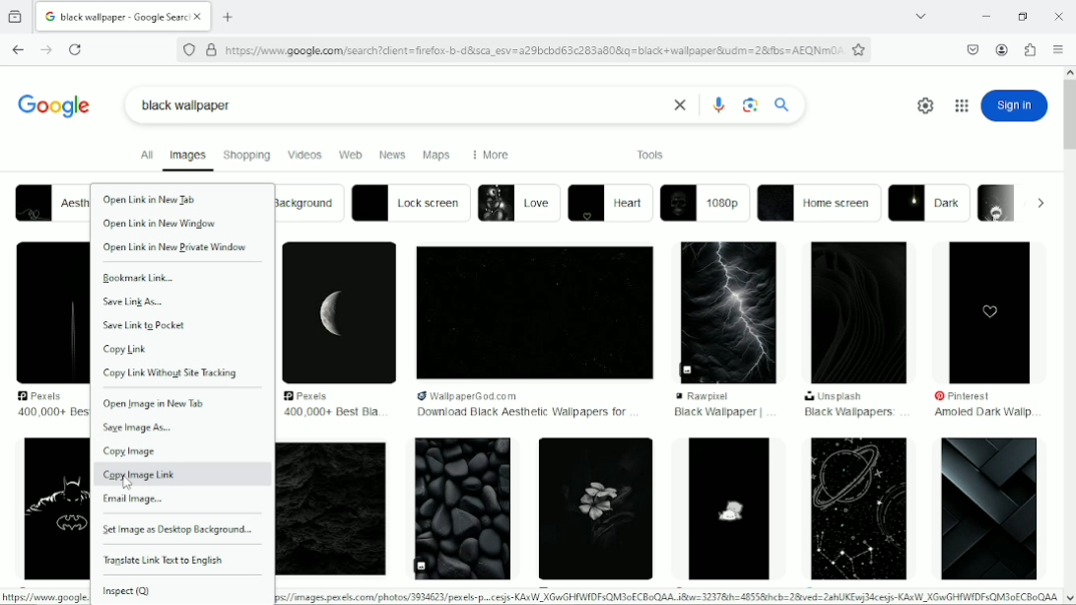 This screenshot has height=605, width=1076. I want to click on go back, so click(17, 47).